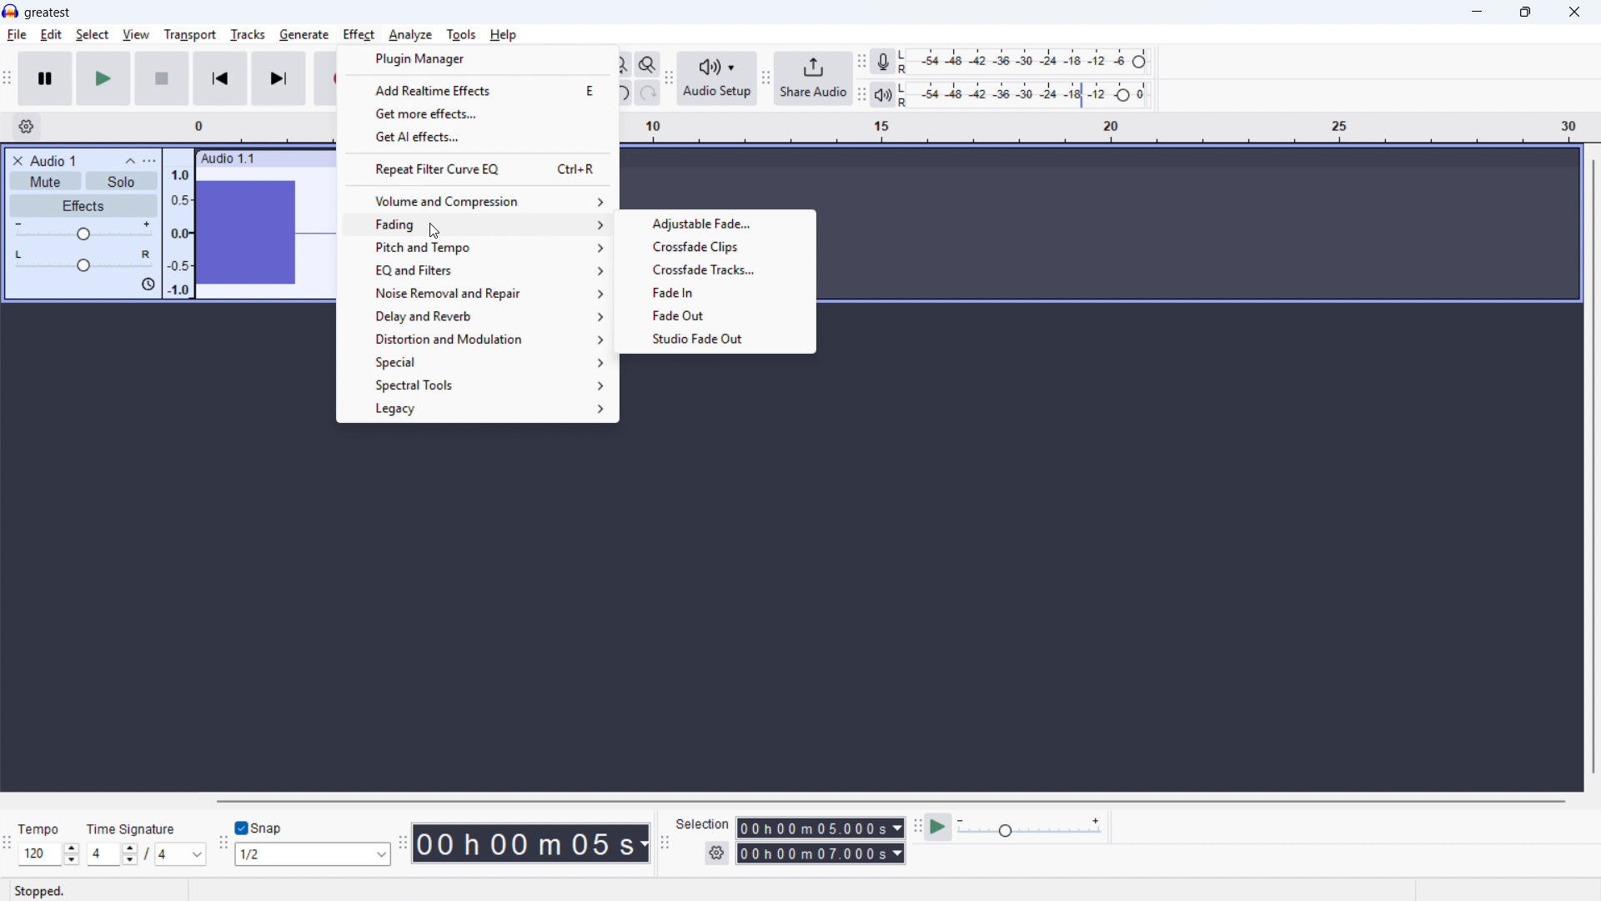 This screenshot has width=1601, height=901. I want to click on generate, so click(304, 36).